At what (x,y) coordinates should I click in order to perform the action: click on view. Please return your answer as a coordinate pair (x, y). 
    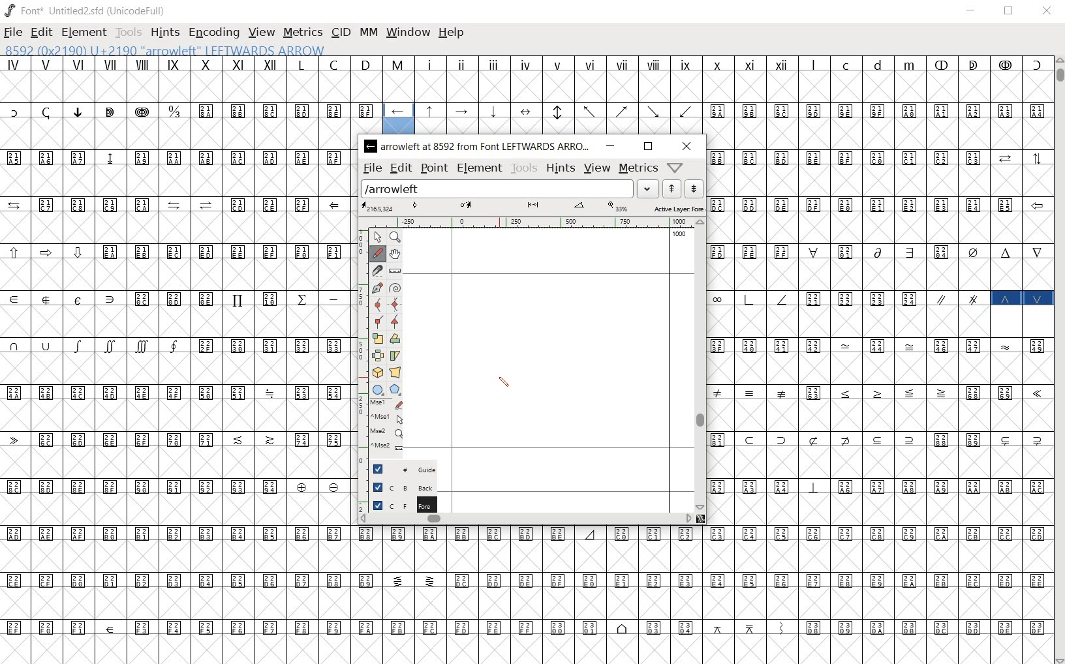
    Looking at the image, I should click on (262, 32).